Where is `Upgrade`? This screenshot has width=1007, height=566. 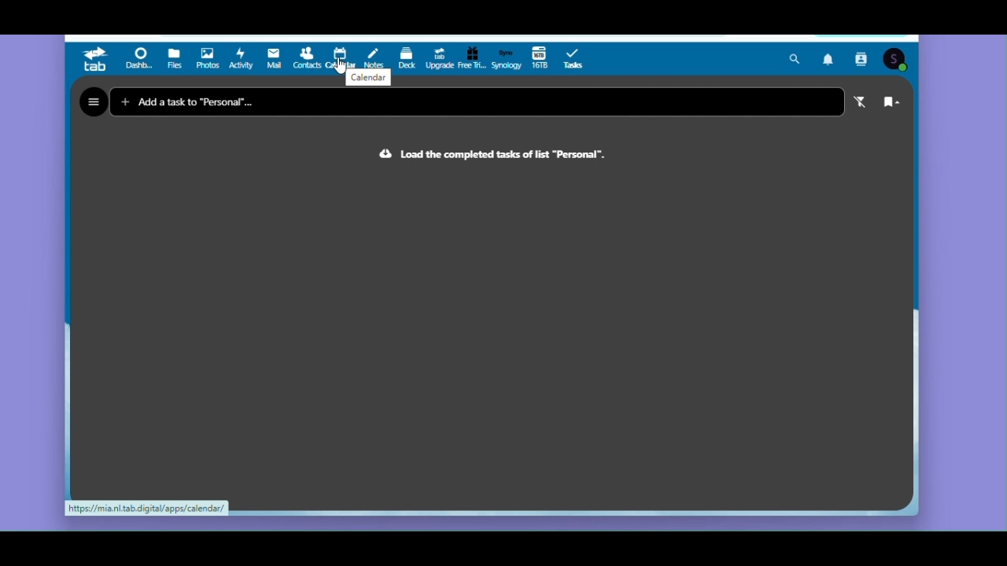
Upgrade is located at coordinates (438, 58).